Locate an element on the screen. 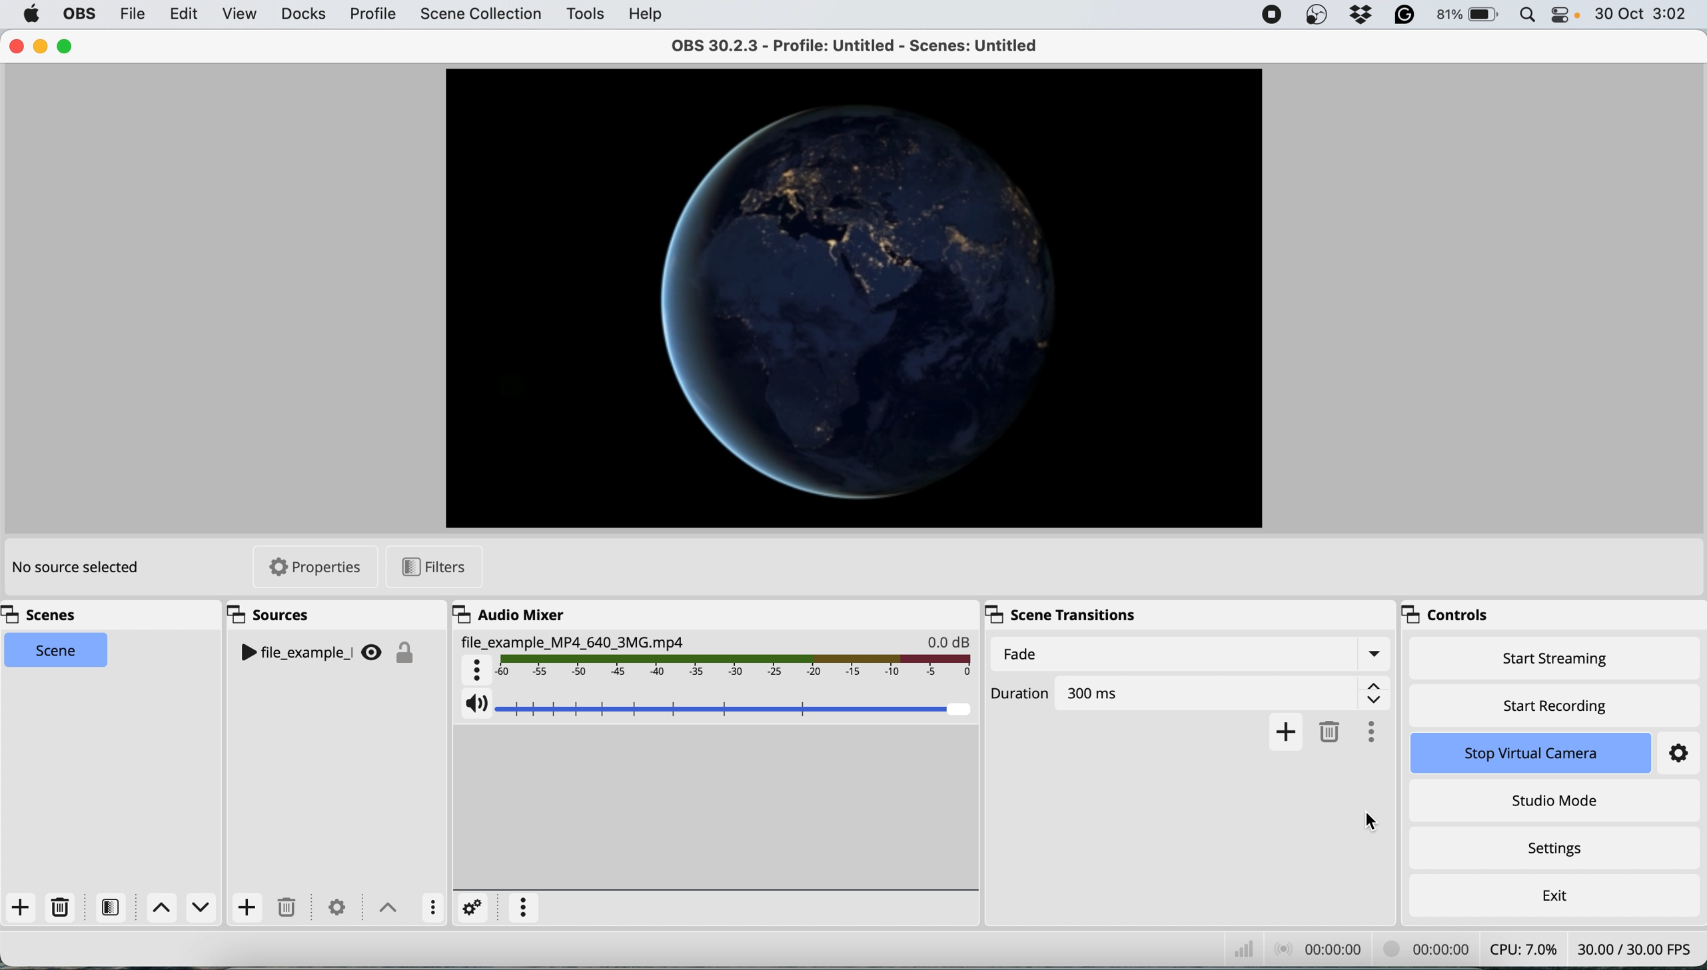  grammarly is located at coordinates (1403, 16).